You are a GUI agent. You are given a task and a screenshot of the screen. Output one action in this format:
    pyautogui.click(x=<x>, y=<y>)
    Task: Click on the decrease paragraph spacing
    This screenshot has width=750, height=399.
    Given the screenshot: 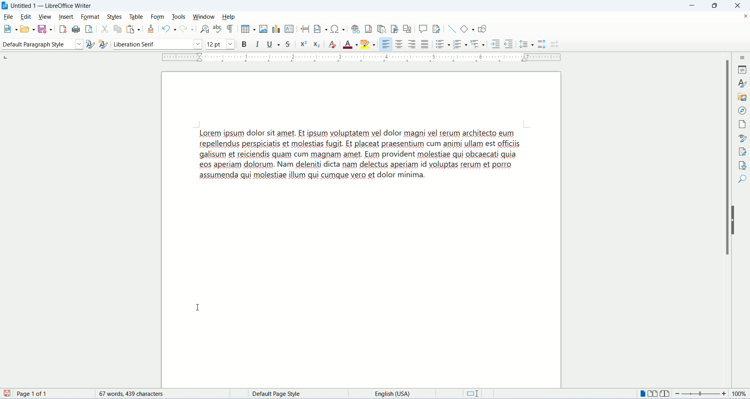 What is the action you would take?
    pyautogui.click(x=556, y=44)
    